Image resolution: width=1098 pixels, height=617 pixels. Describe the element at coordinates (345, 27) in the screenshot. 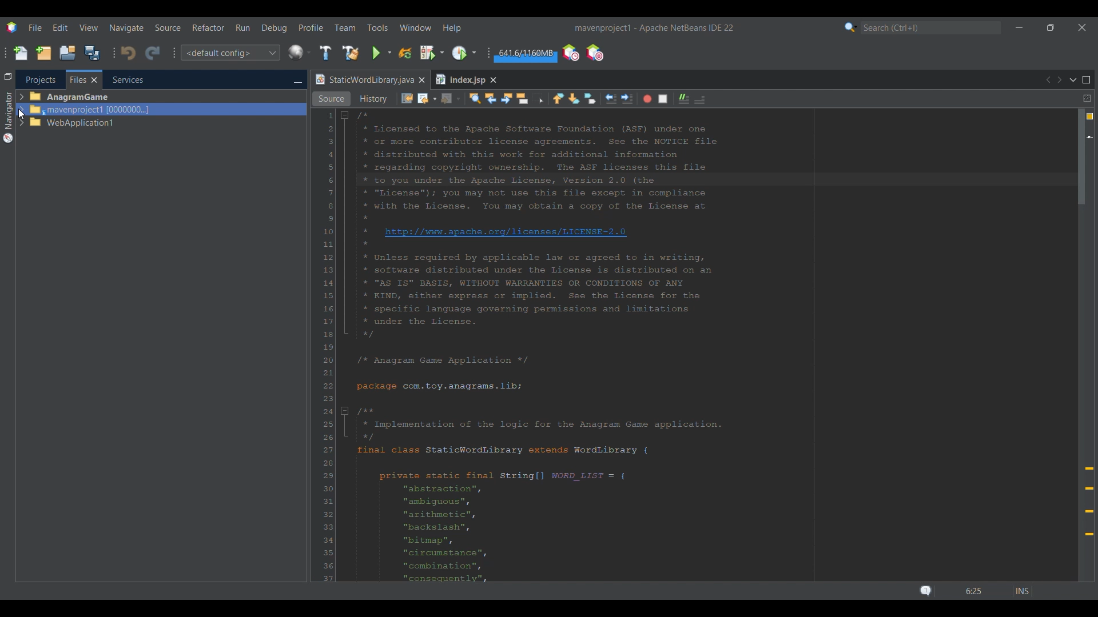

I see `Team menu` at that location.